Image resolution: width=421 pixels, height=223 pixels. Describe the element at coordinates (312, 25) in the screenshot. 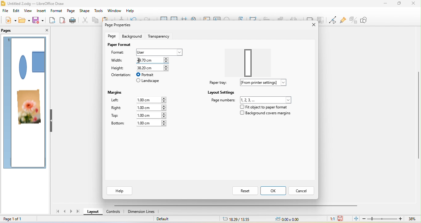

I see `close` at that location.